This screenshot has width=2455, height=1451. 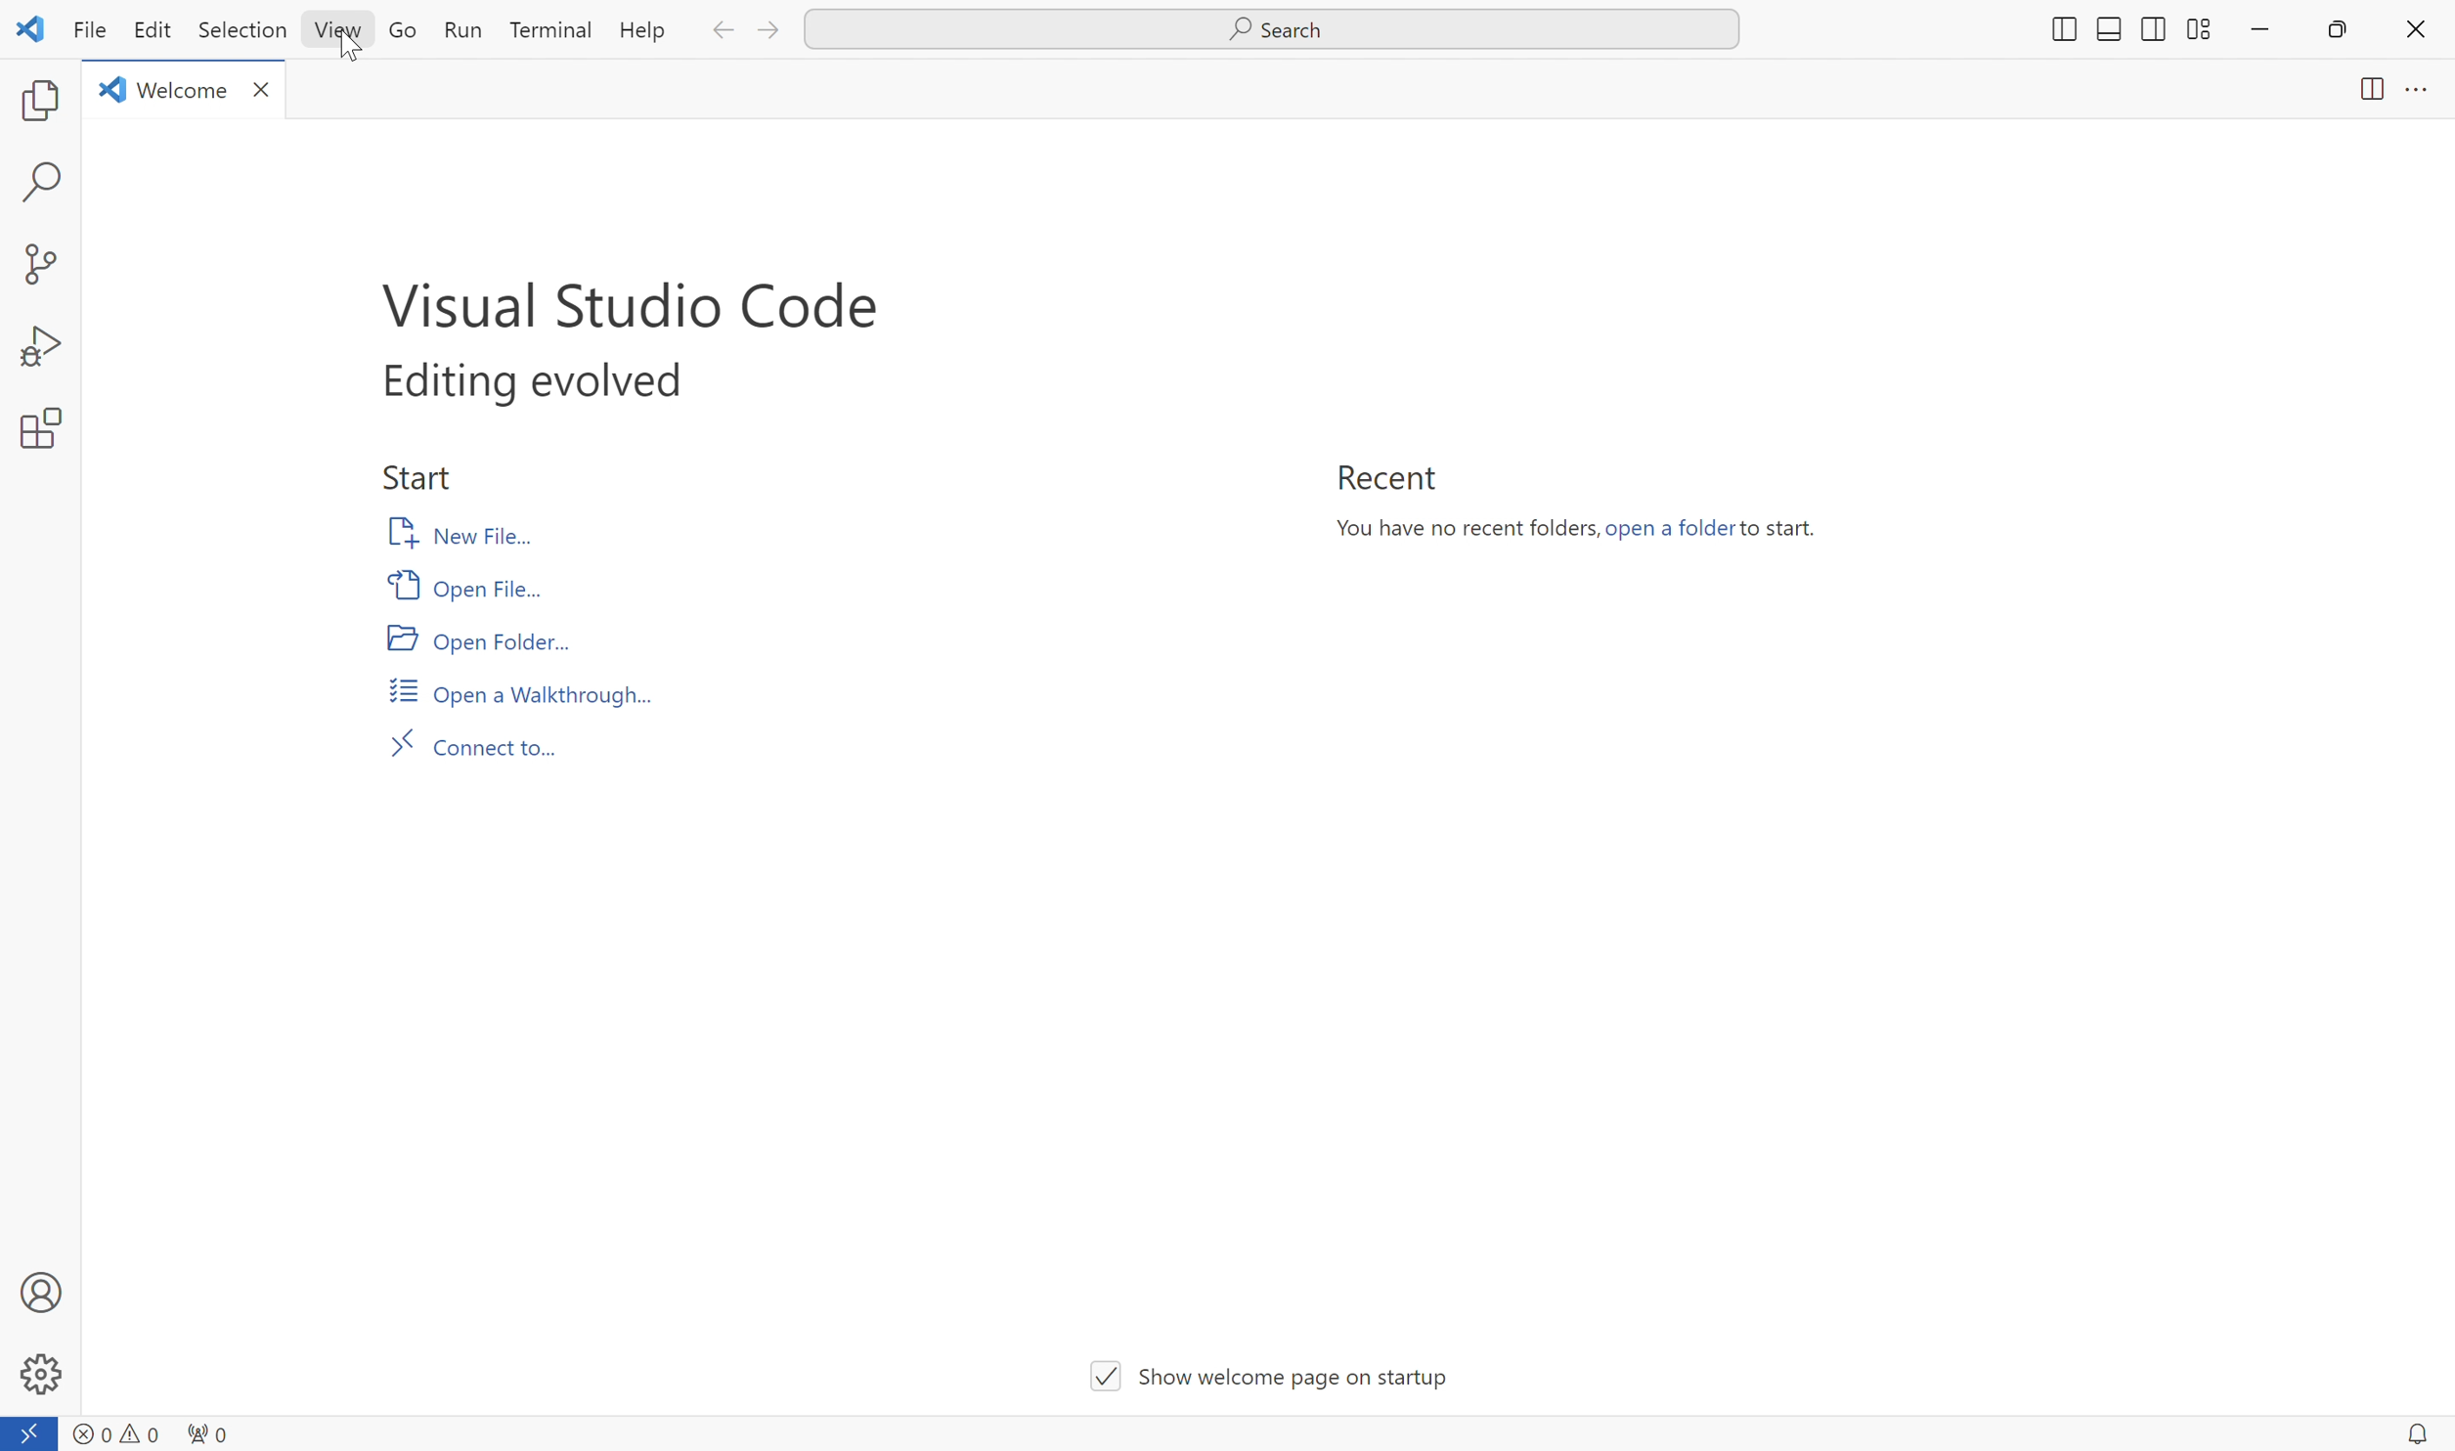 I want to click on Connect to, so click(x=484, y=750).